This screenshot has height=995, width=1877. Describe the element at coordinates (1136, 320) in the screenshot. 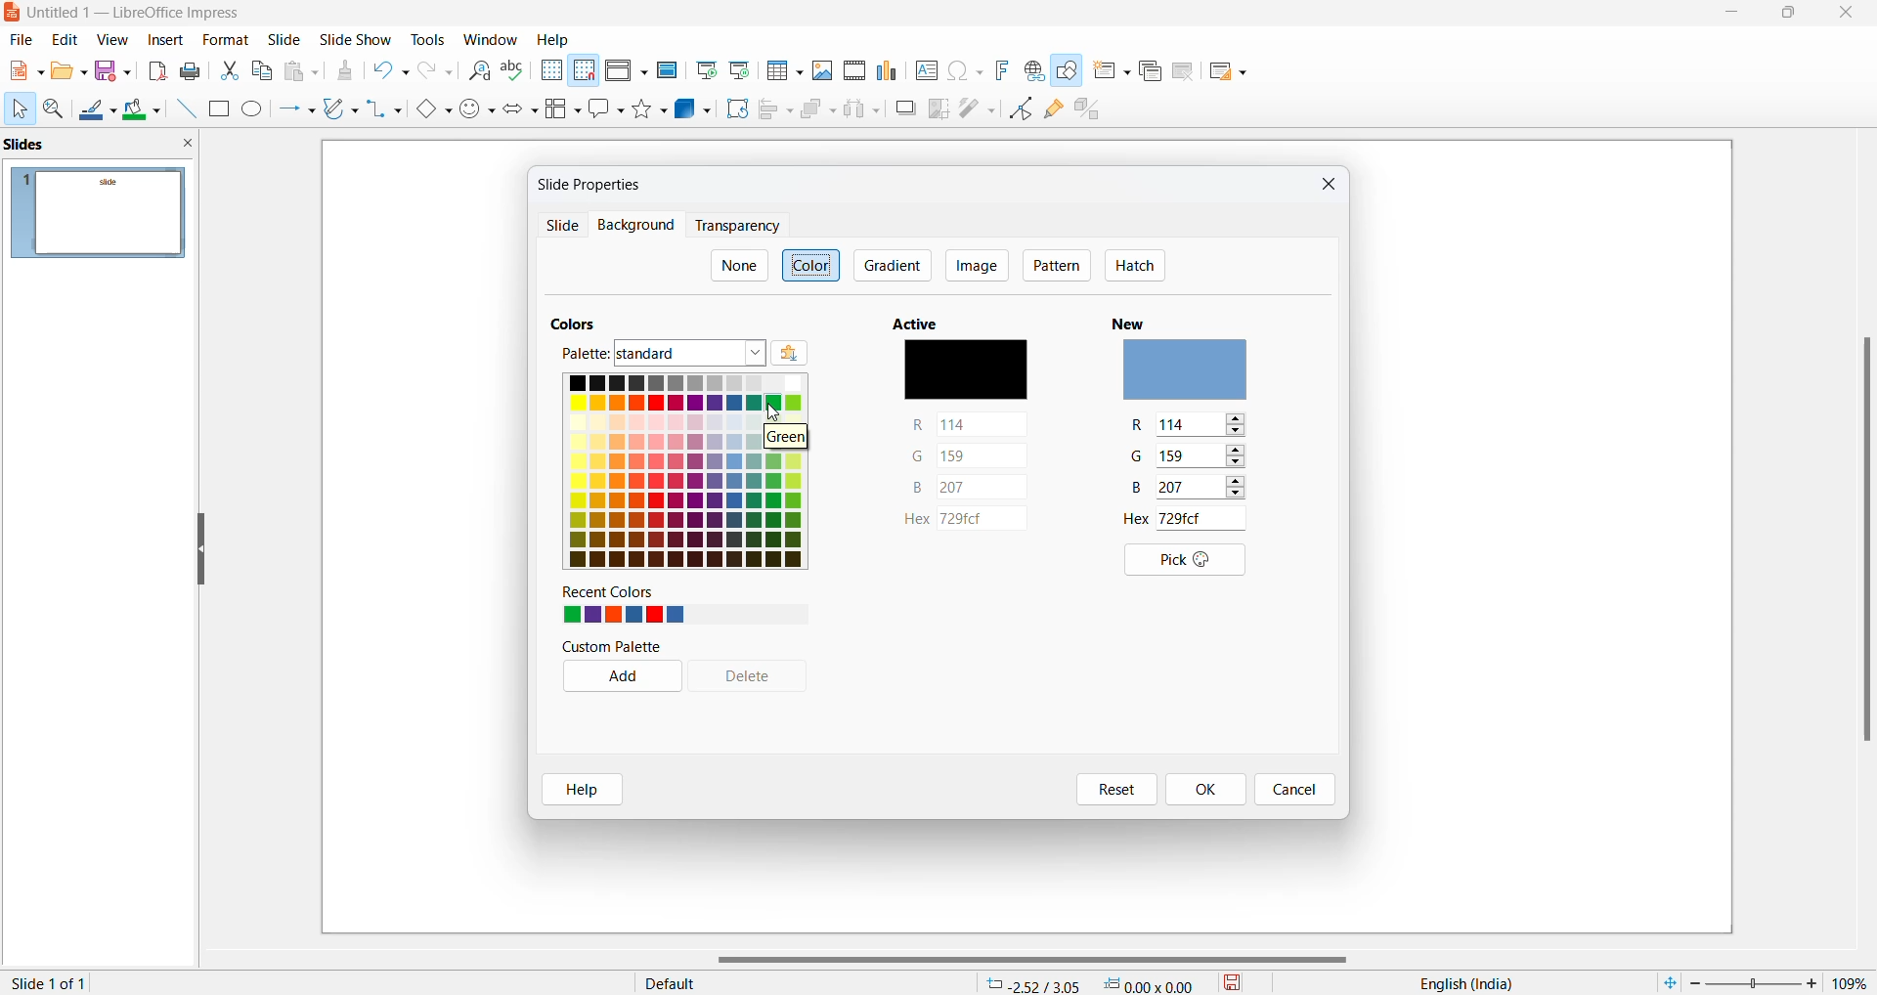

I see `new ` at that location.